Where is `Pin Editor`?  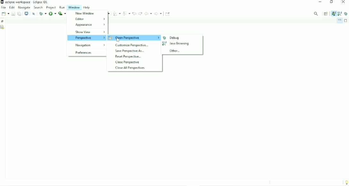
Pin Editor is located at coordinates (168, 14).